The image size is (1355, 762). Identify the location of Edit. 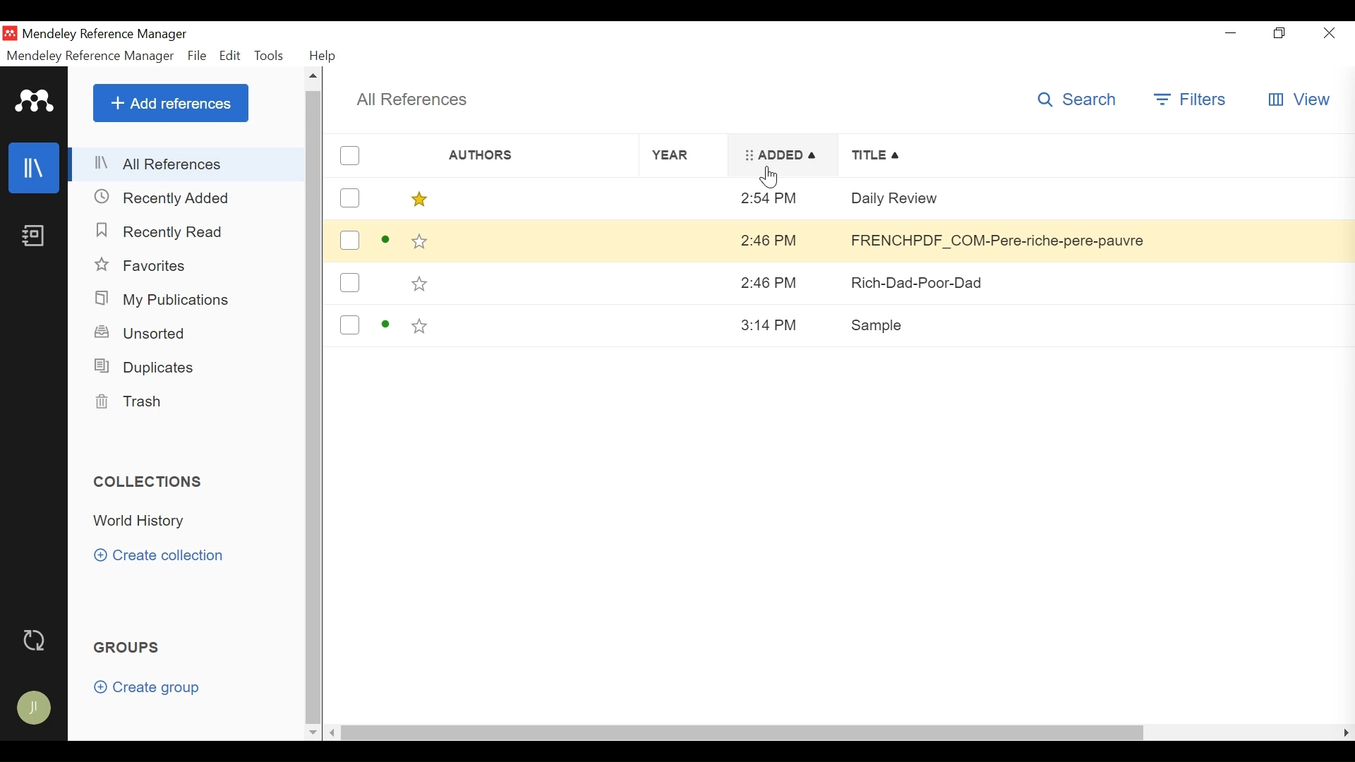
(231, 56).